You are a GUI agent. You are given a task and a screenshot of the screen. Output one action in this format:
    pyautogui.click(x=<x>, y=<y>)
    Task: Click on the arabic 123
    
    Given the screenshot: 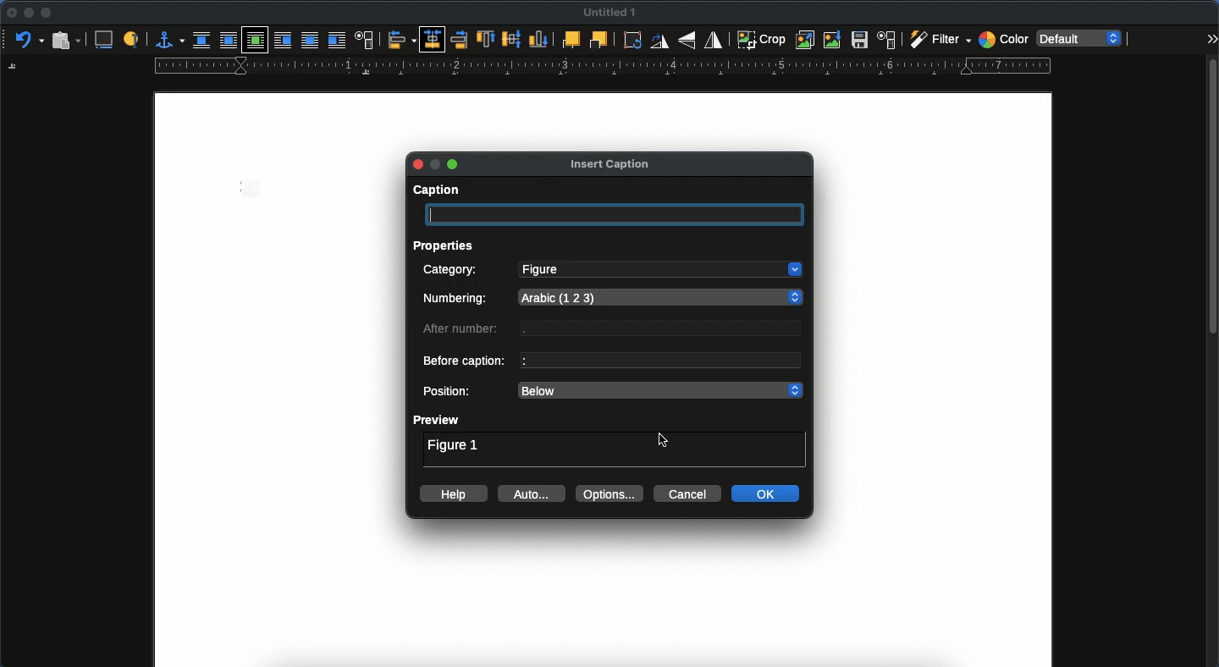 What is the action you would take?
    pyautogui.click(x=665, y=295)
    